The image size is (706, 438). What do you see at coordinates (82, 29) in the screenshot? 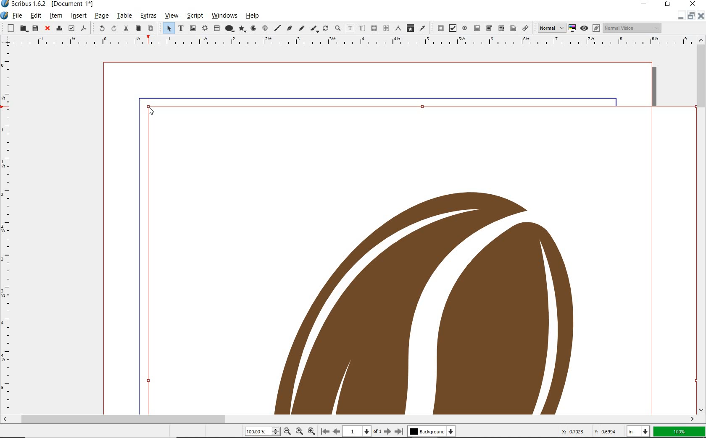
I see `save as pdf` at bounding box center [82, 29].